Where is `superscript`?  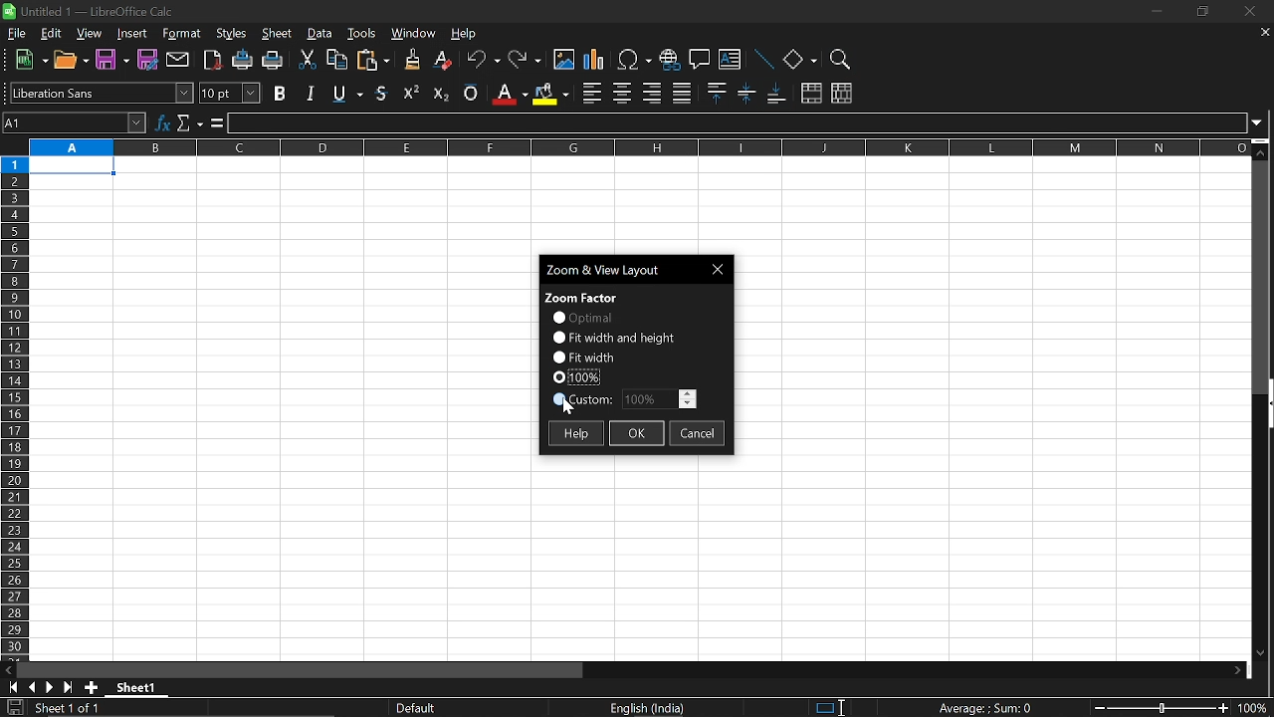 superscript is located at coordinates (412, 92).